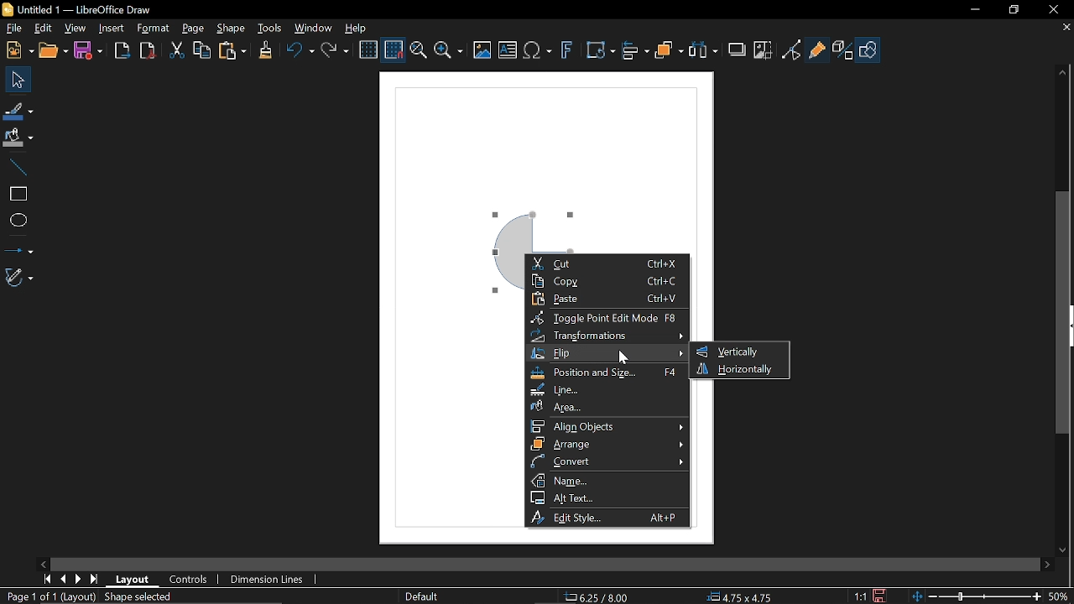 This screenshot has height=604, width=1074. I want to click on Save, so click(91, 50).